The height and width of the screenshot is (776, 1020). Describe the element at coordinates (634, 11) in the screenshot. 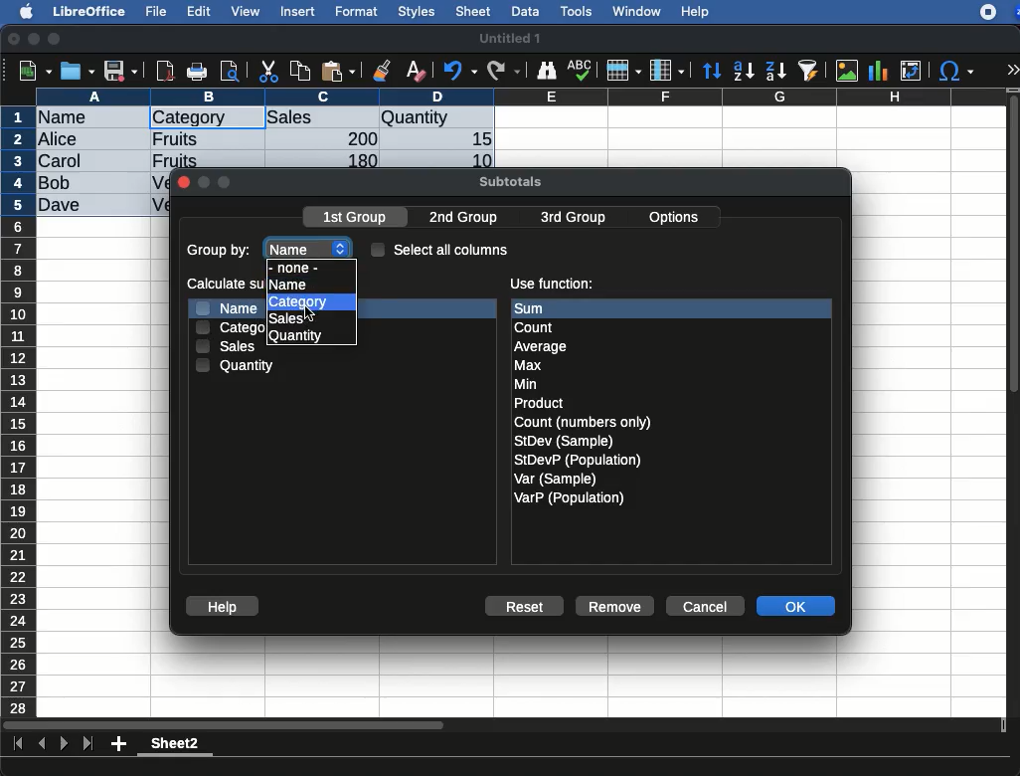

I see `window` at that location.